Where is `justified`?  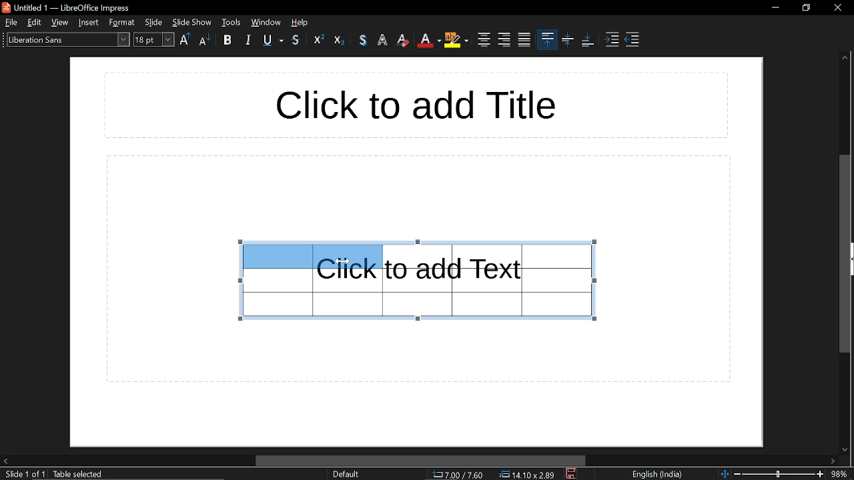 justified is located at coordinates (524, 40).